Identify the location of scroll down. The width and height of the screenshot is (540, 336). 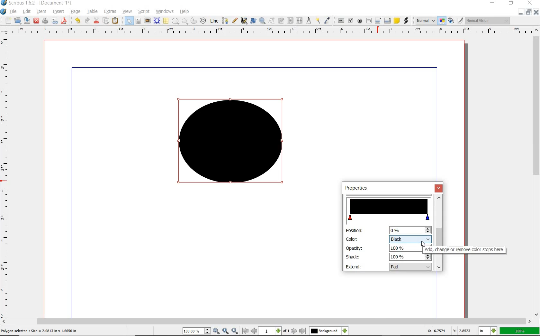
(438, 267).